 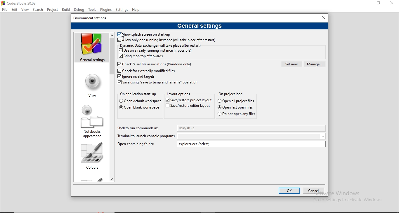 What do you see at coordinates (90, 121) in the screenshot?
I see `notebooks appearance` at bounding box center [90, 121].